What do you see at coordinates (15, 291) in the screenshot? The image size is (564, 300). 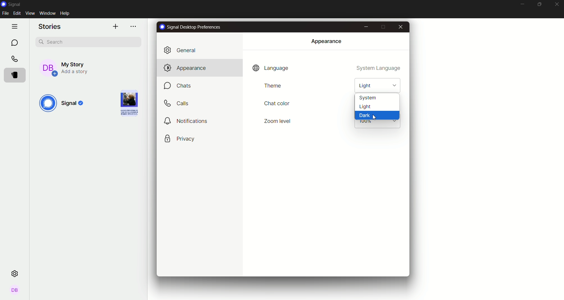 I see `profile` at bounding box center [15, 291].